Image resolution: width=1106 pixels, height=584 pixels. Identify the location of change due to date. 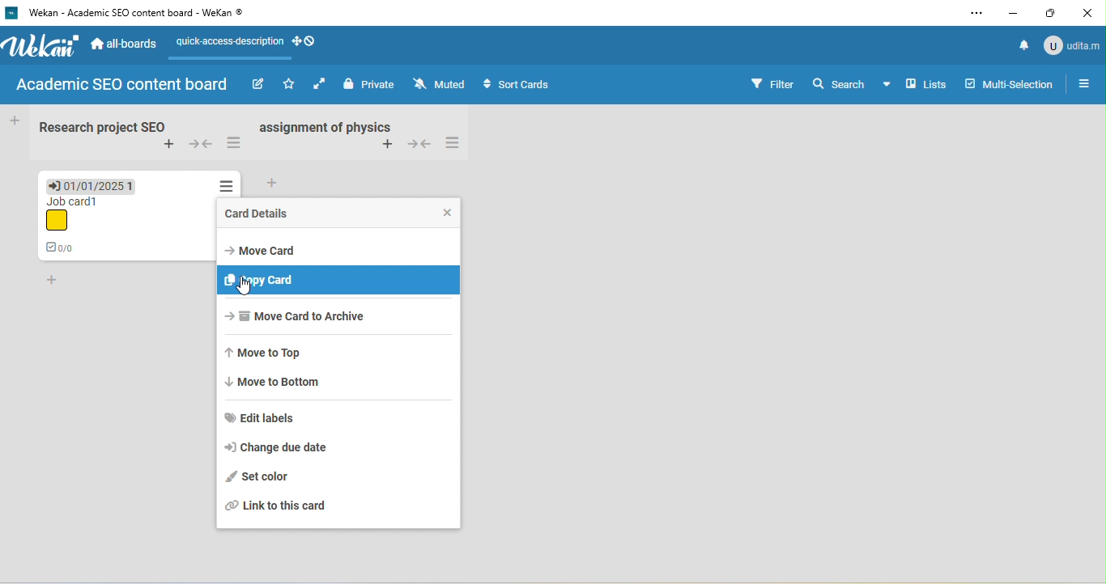
(284, 447).